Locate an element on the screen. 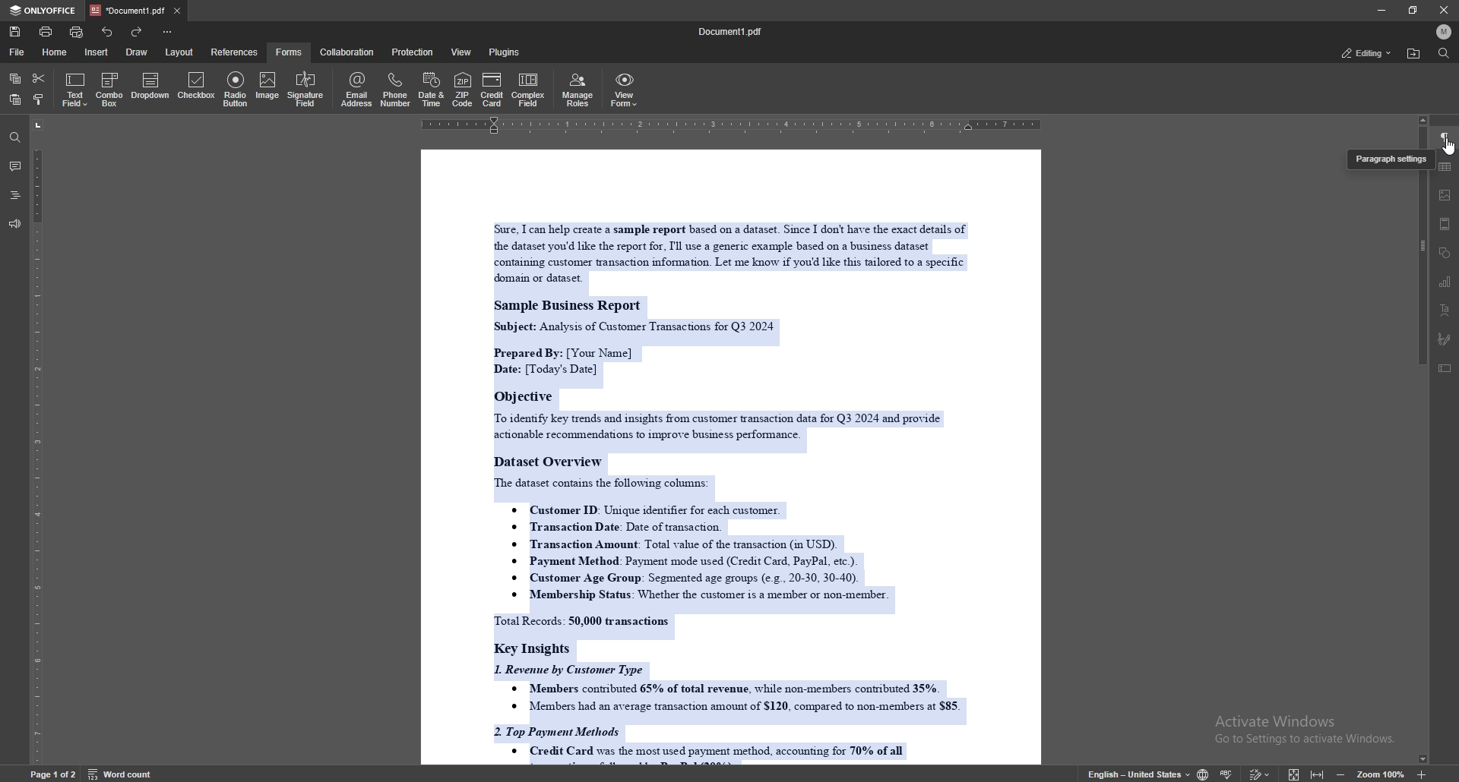  forms is located at coordinates (290, 52).